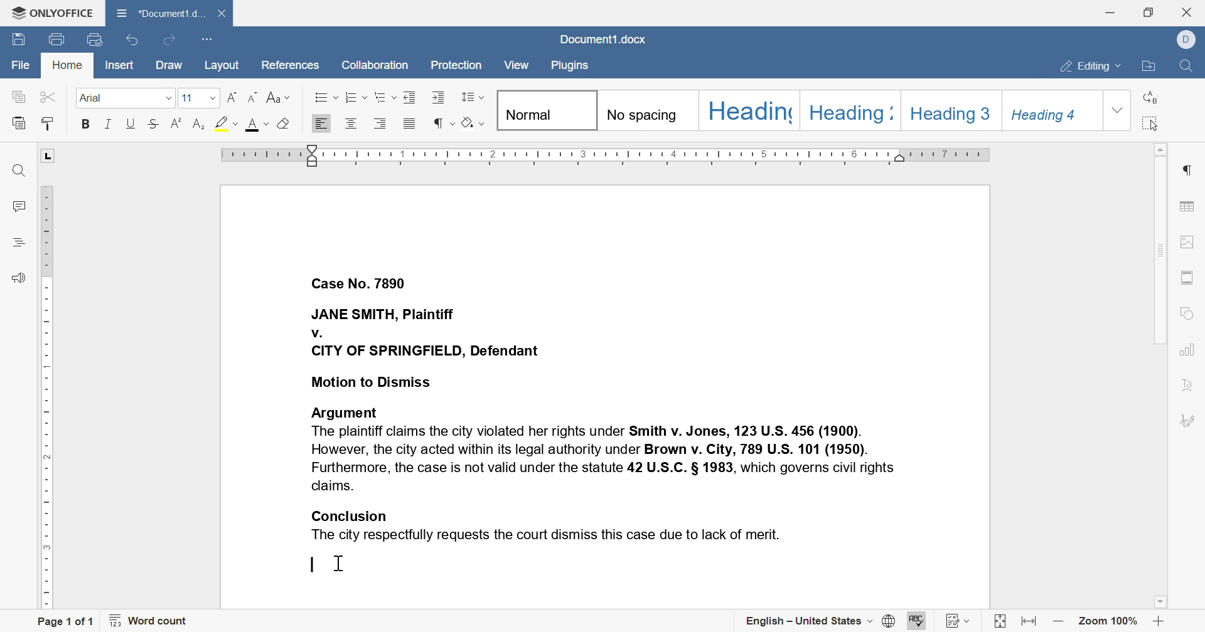 This screenshot has width=1205, height=632. I want to click on bold, so click(87, 124).